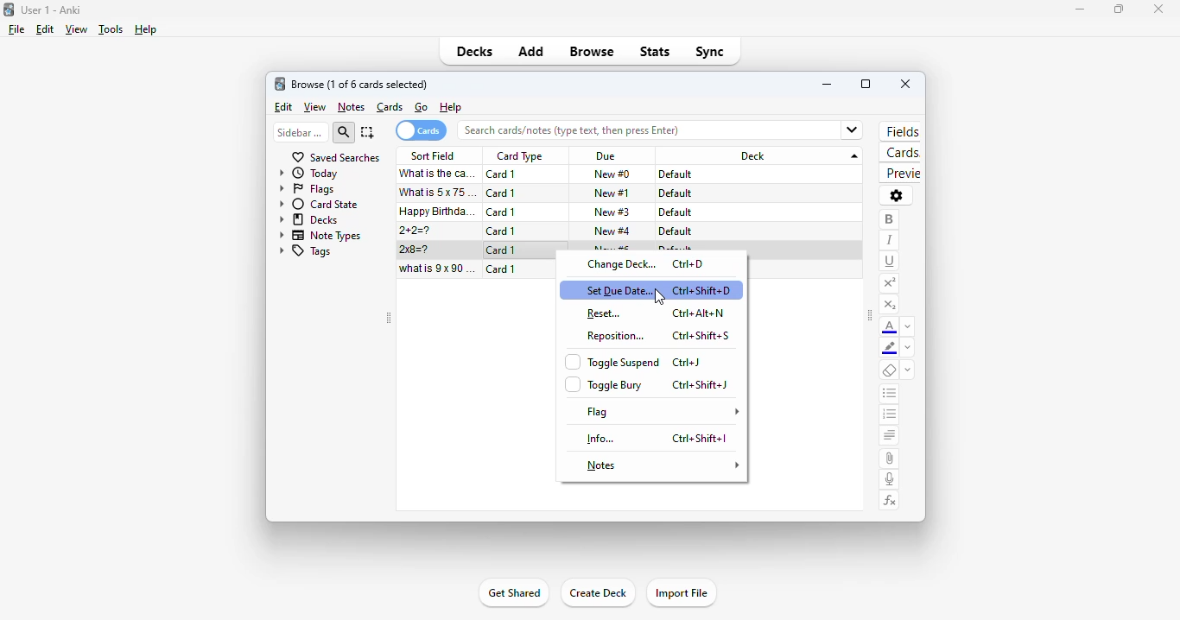  What do you see at coordinates (612, 193) in the screenshot?
I see `new #1` at bounding box center [612, 193].